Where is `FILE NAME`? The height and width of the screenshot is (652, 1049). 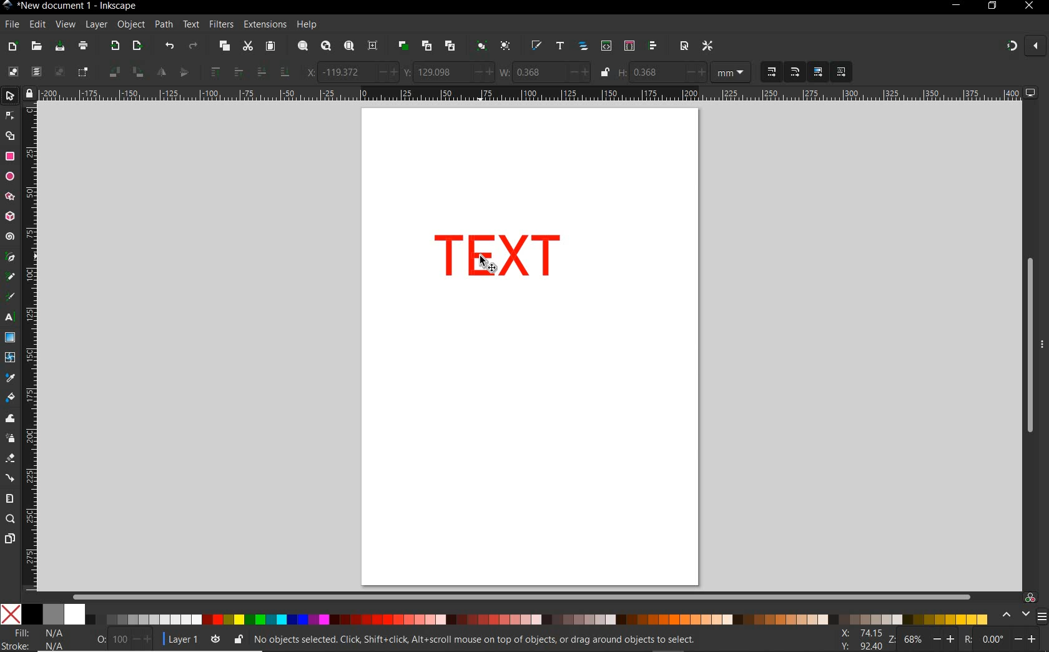 FILE NAME is located at coordinates (71, 6).